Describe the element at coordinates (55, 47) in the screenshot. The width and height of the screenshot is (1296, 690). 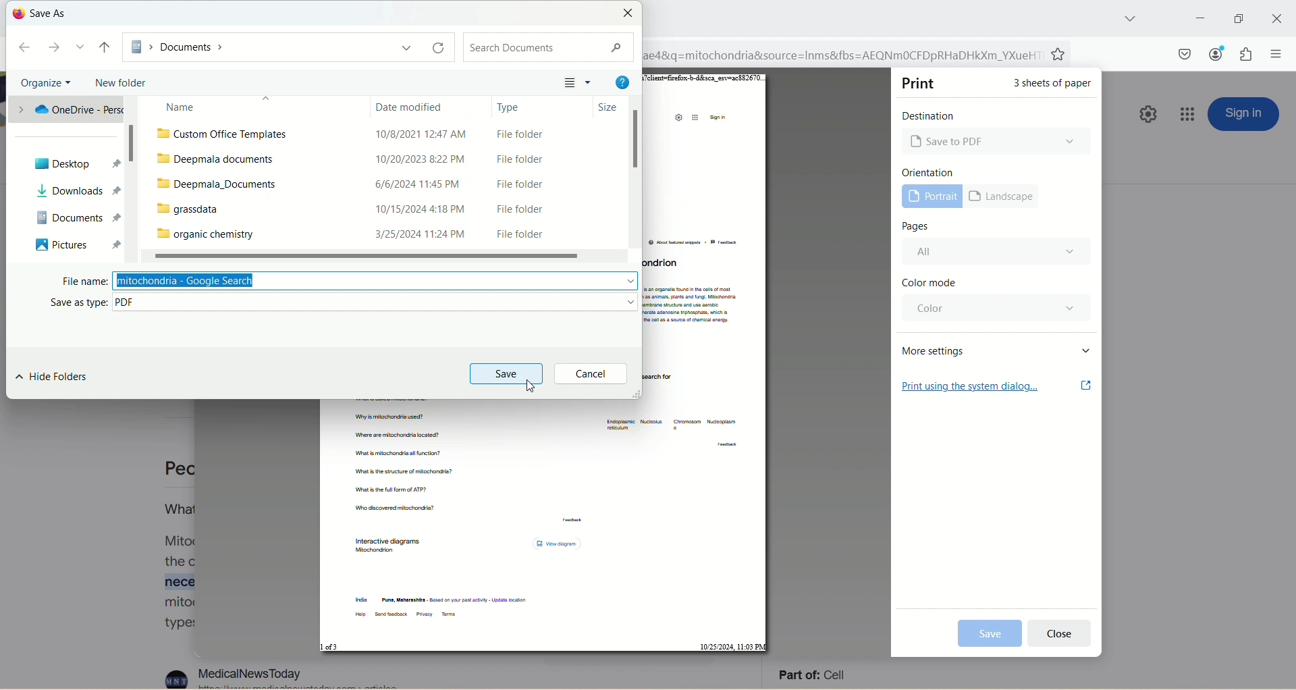
I see `forward to` at that location.